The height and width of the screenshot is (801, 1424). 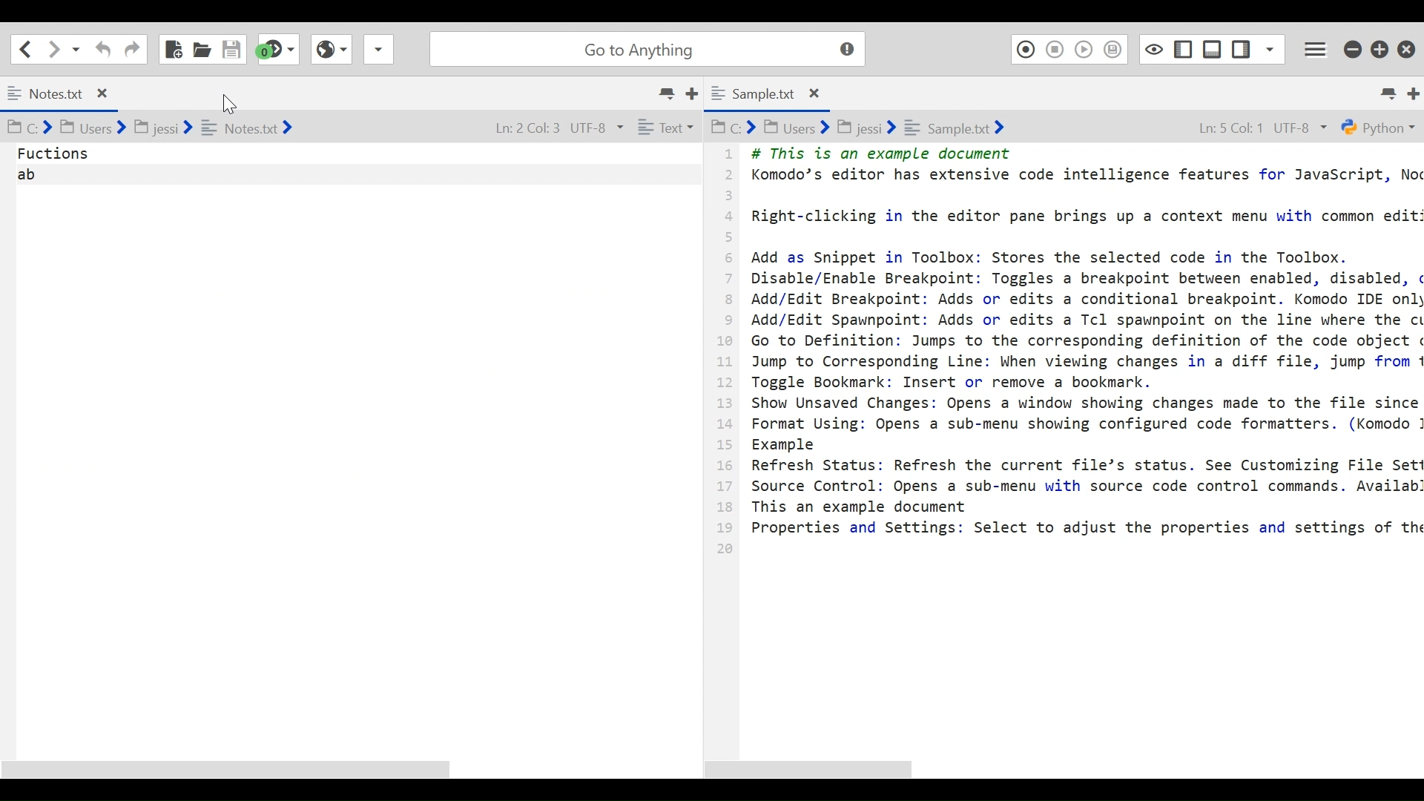 What do you see at coordinates (27, 48) in the screenshot?
I see `Go back one location` at bounding box center [27, 48].